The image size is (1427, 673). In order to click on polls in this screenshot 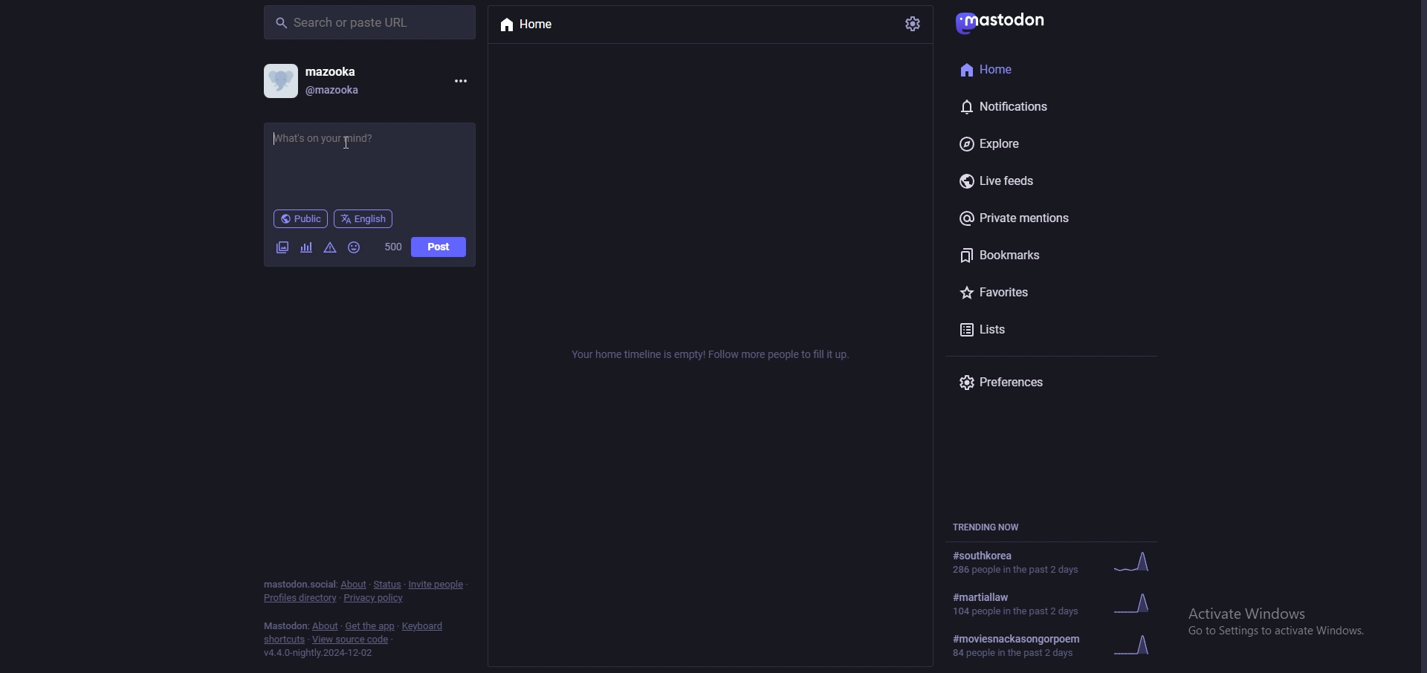, I will do `click(308, 250)`.